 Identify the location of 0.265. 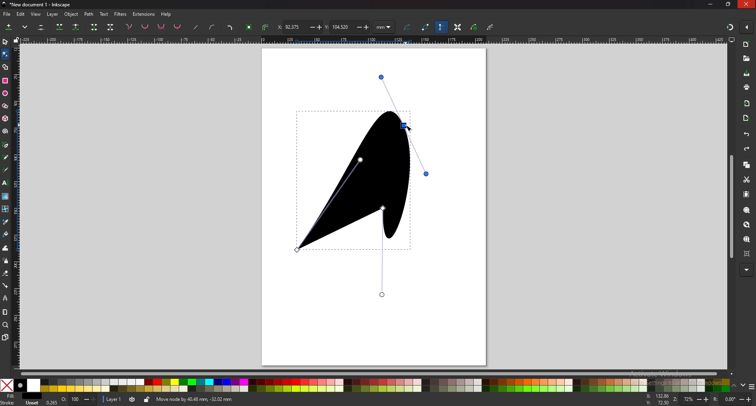
(51, 402).